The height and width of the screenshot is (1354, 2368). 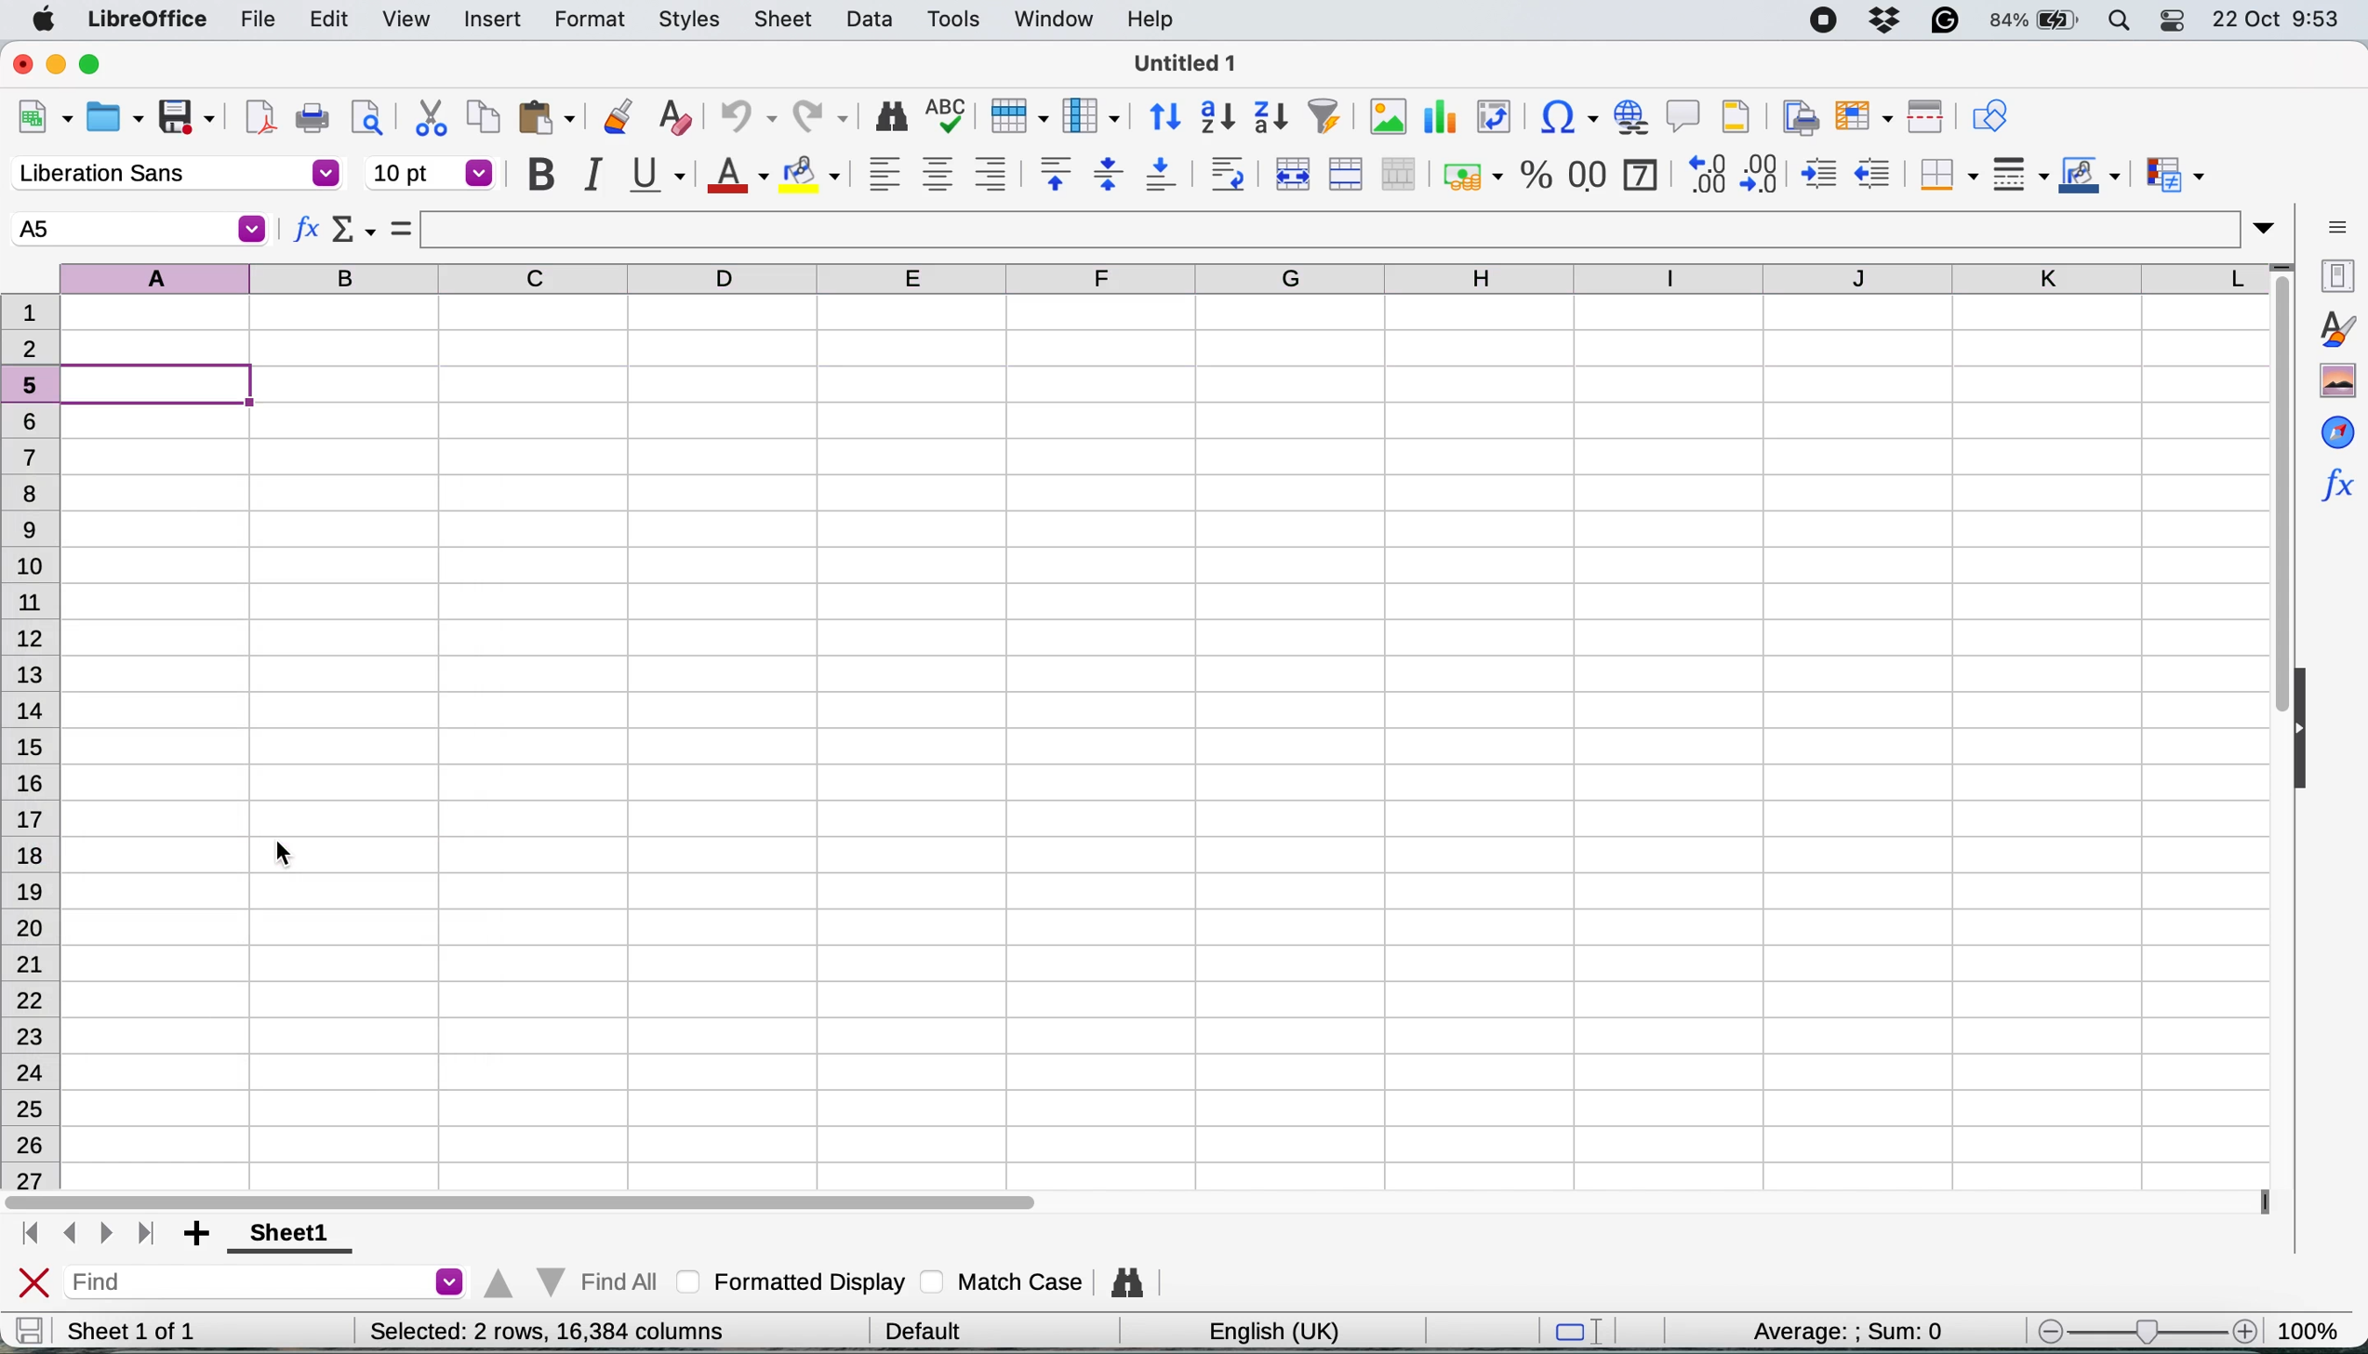 What do you see at coordinates (656, 172) in the screenshot?
I see `underline` at bounding box center [656, 172].